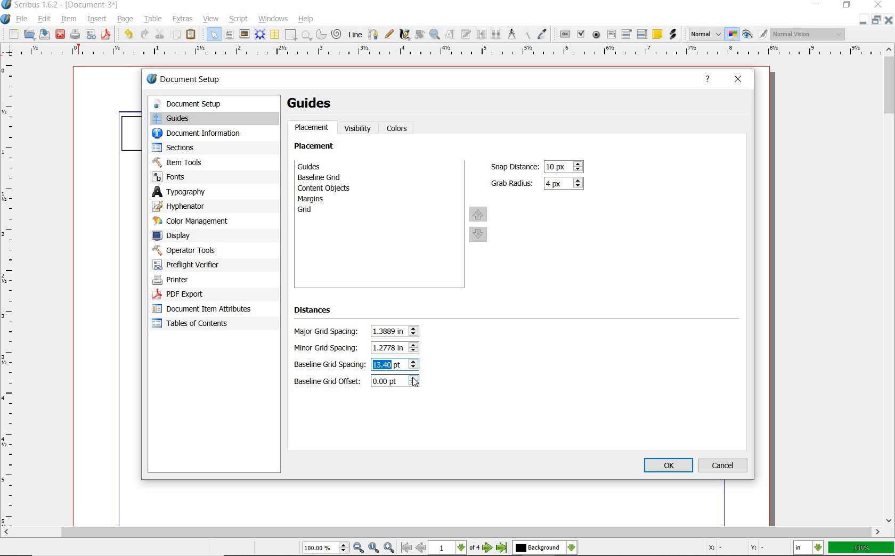 The image size is (895, 556). Describe the element at coordinates (60, 5) in the screenshot. I see `Scribus 1.6.2 - [Document-3*]` at that location.